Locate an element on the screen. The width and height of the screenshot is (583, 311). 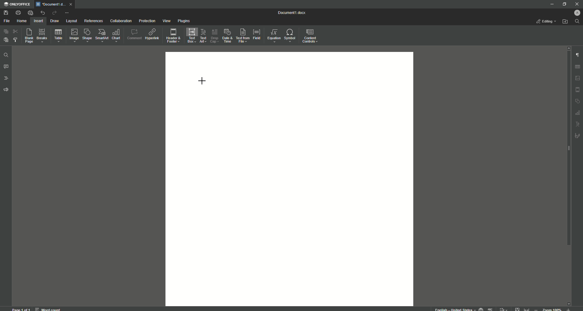
Layout is located at coordinates (71, 21).